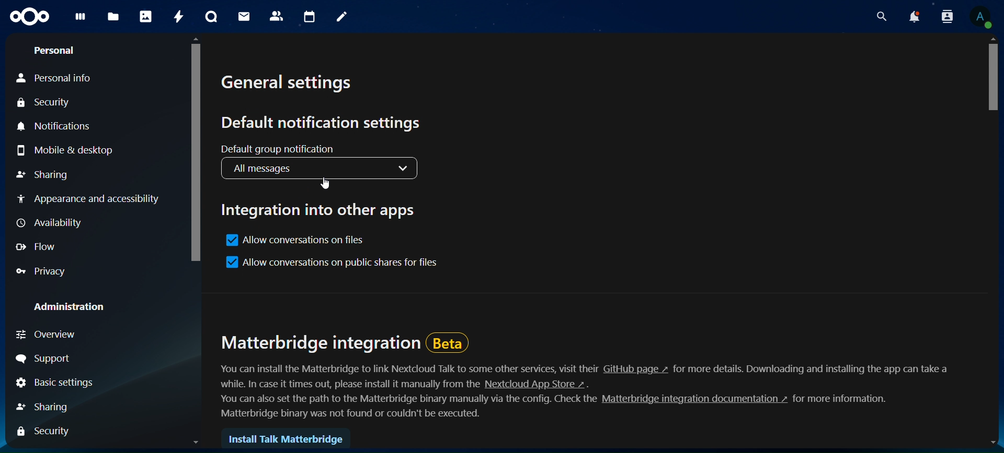 This screenshot has height=453, width=1004. What do you see at coordinates (60, 336) in the screenshot?
I see `overview` at bounding box center [60, 336].